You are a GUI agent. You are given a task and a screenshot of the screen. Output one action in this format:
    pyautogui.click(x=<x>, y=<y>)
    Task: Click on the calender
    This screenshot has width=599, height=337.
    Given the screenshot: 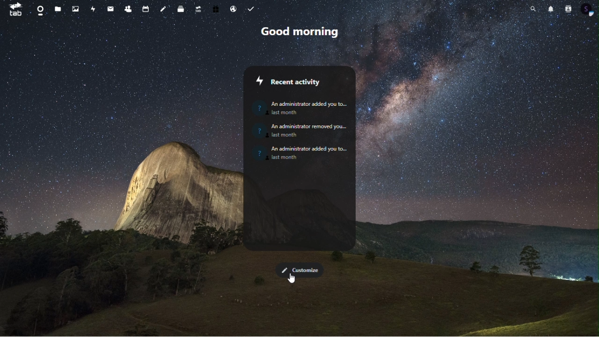 What is the action you would take?
    pyautogui.click(x=148, y=7)
    